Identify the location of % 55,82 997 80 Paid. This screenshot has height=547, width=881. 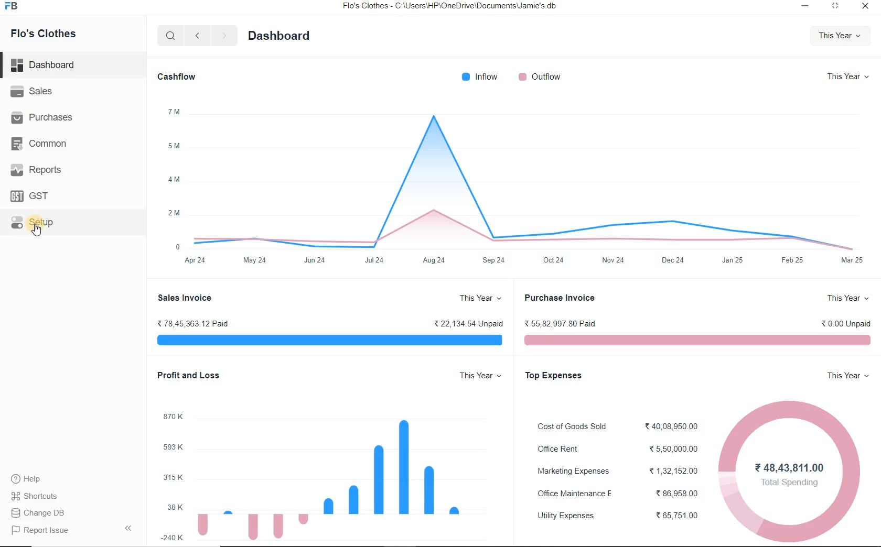
(559, 324).